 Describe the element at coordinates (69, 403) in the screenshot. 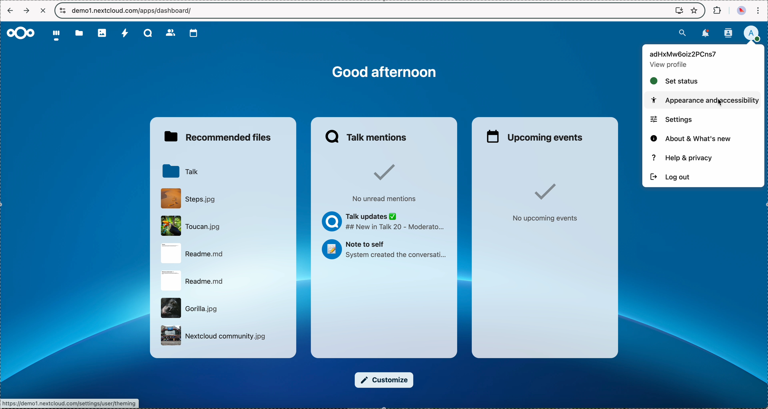

I see `URL` at that location.